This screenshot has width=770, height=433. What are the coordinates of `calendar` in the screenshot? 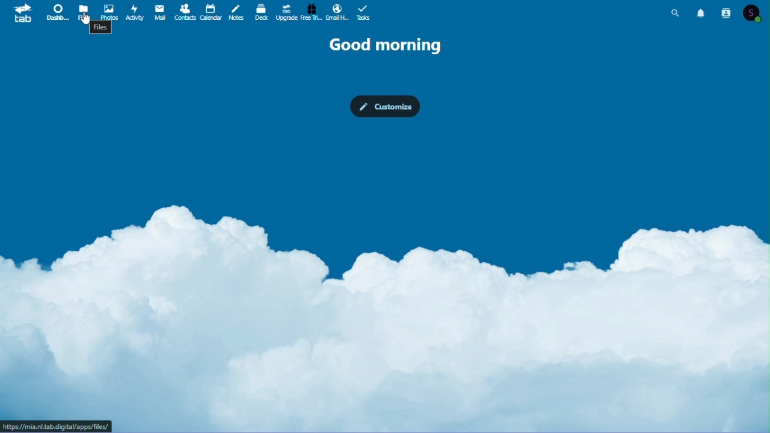 It's located at (208, 11).